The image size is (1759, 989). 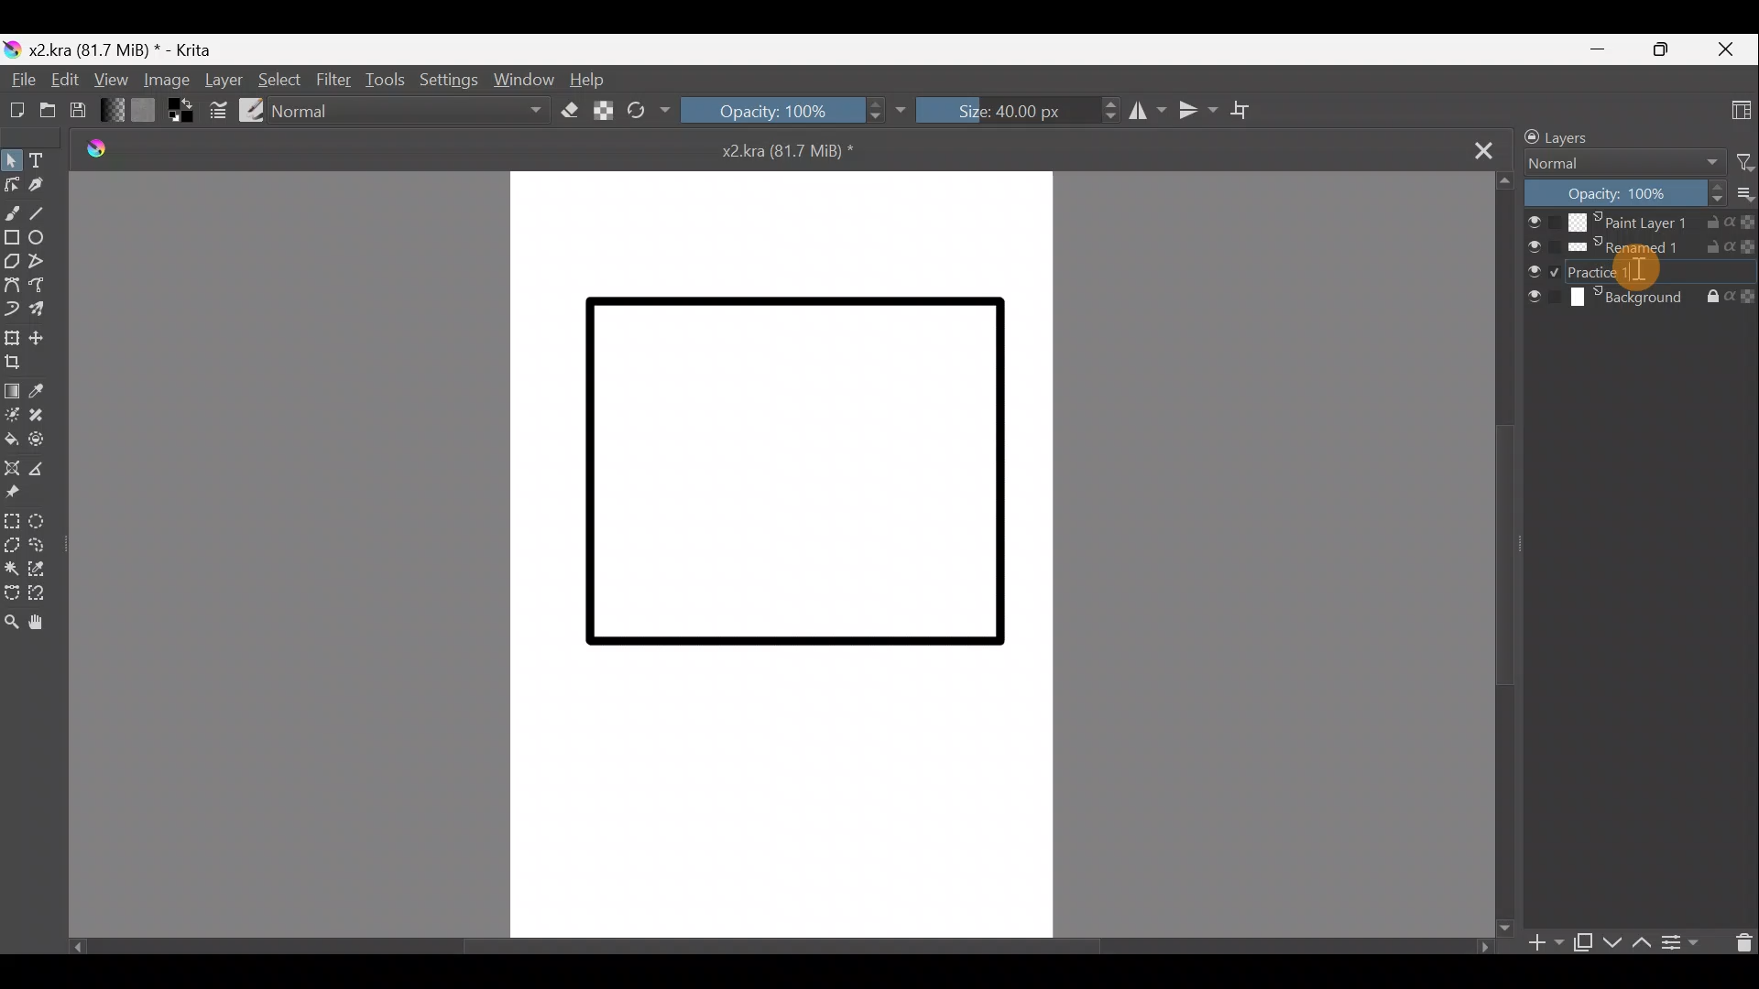 What do you see at coordinates (177, 112) in the screenshot?
I see `Set foreground & background colors` at bounding box center [177, 112].